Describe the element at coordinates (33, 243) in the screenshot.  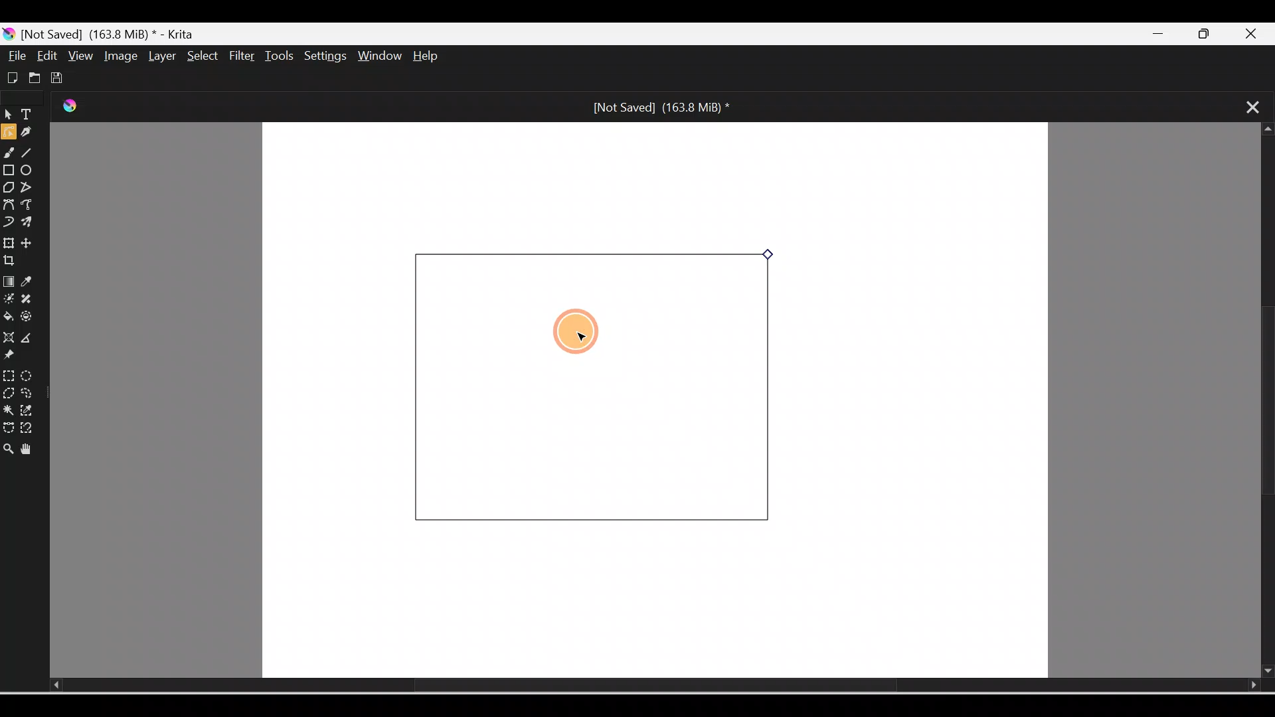
I see `Move a layer` at that location.